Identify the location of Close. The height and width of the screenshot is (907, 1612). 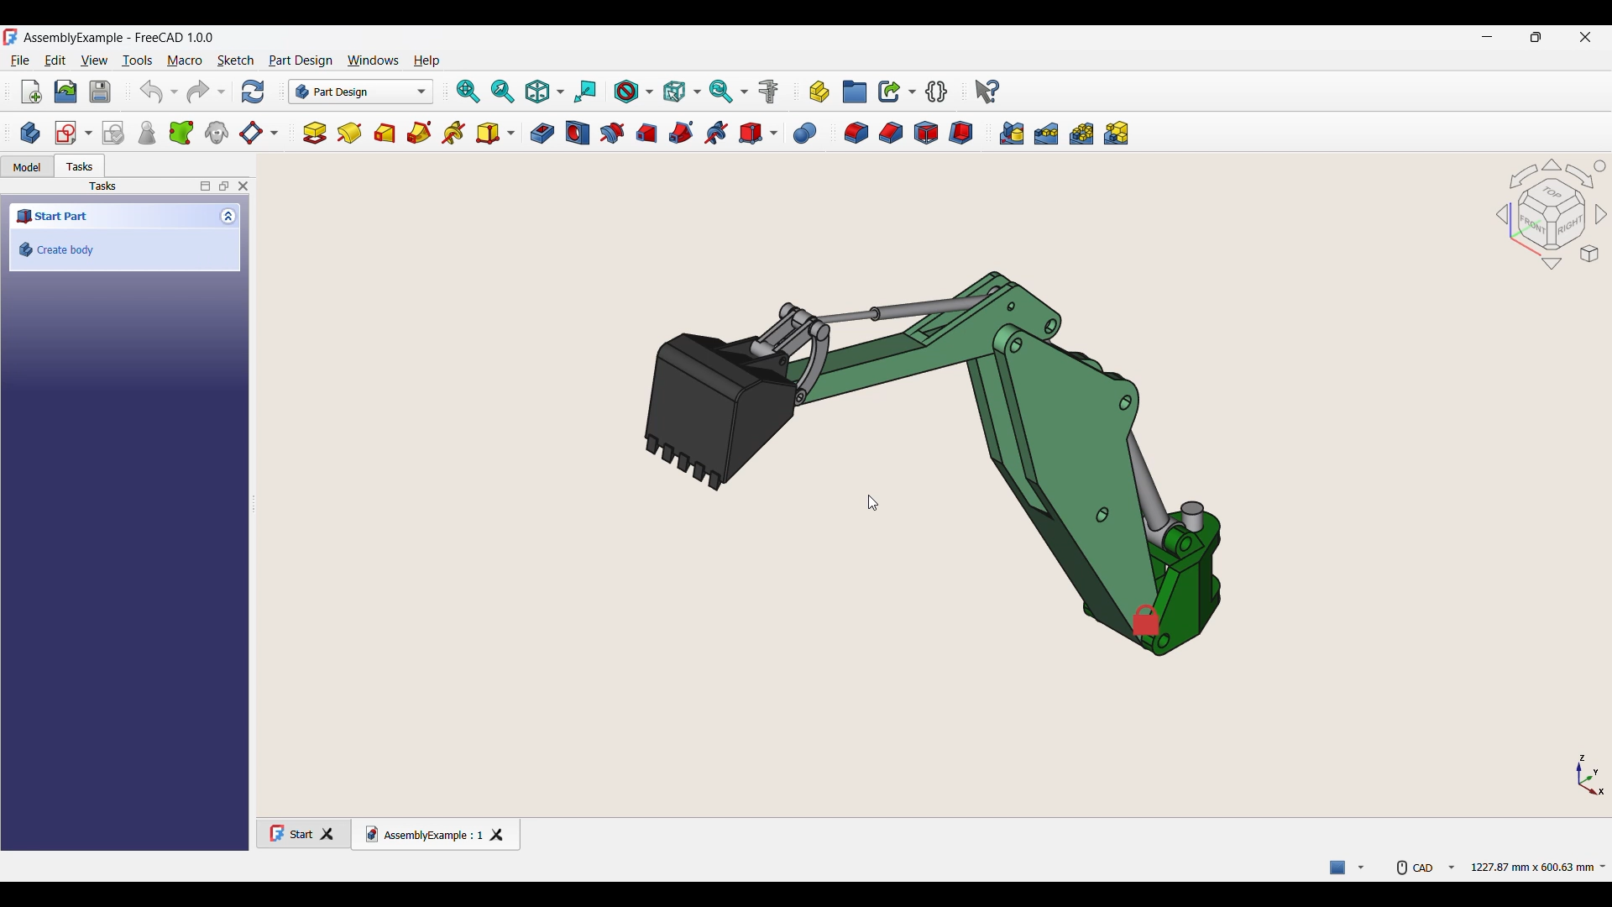
(246, 186).